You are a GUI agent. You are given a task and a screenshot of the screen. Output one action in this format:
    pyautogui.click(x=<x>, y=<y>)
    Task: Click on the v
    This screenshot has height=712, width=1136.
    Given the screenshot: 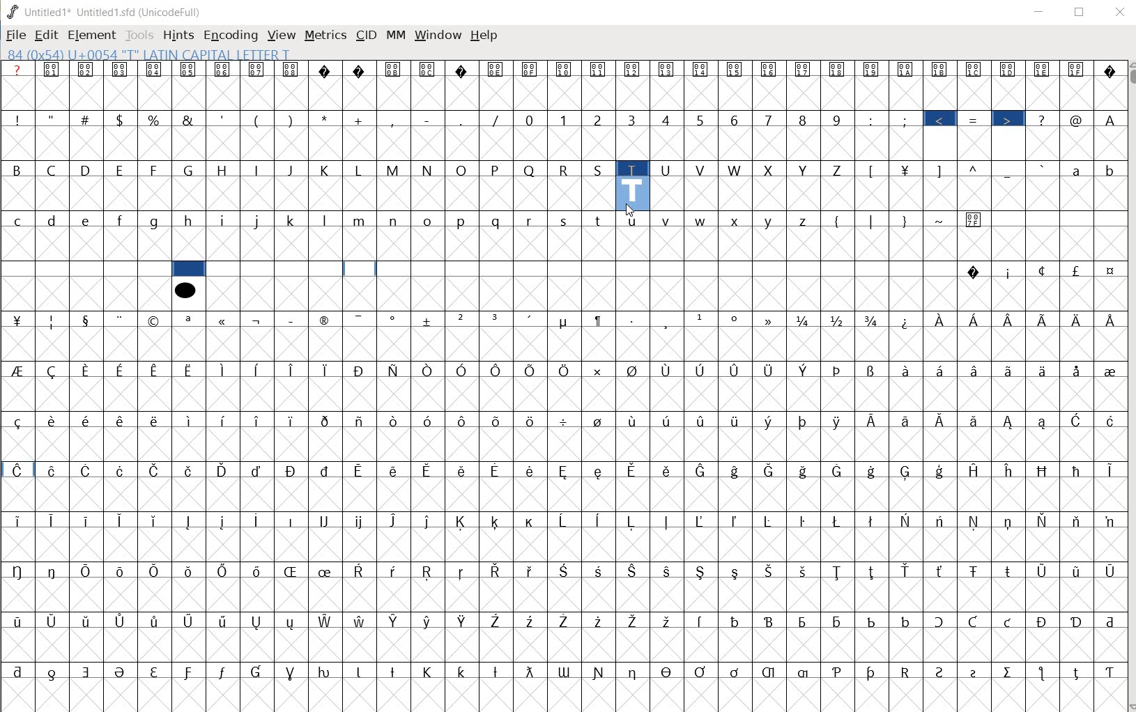 What is the action you would take?
    pyautogui.click(x=667, y=219)
    